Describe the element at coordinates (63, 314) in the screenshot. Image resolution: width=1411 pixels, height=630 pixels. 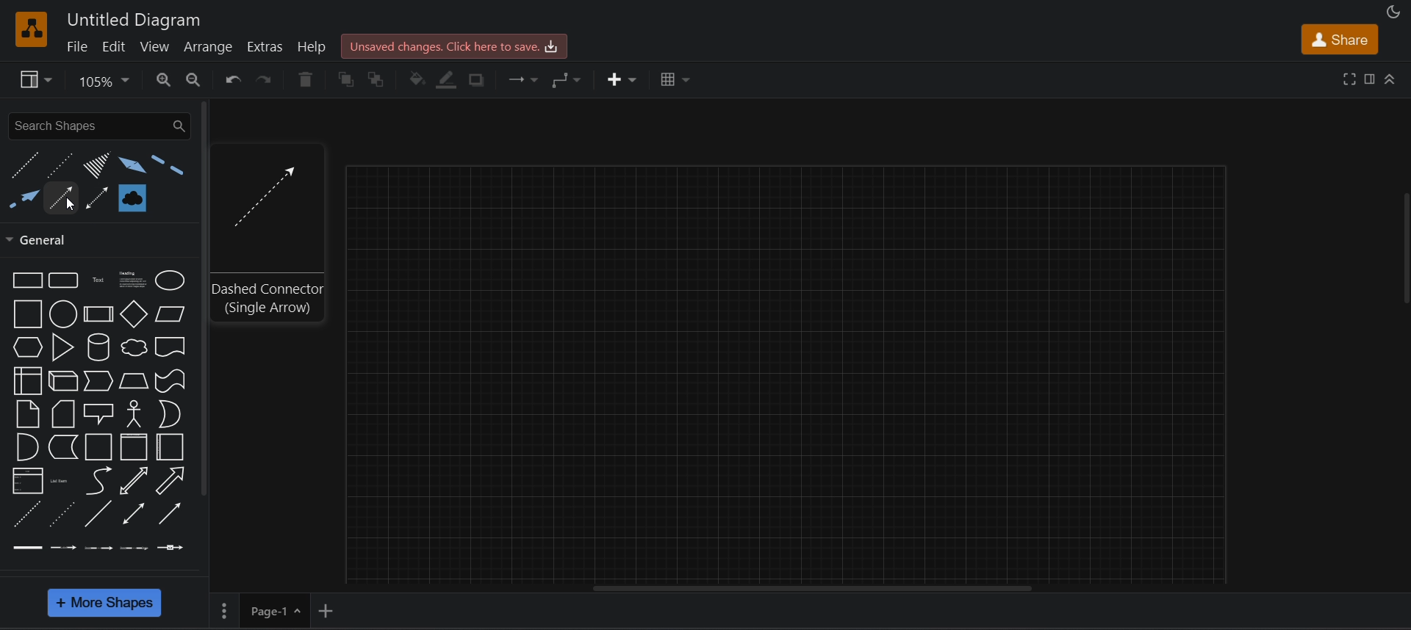
I see `circle` at that location.